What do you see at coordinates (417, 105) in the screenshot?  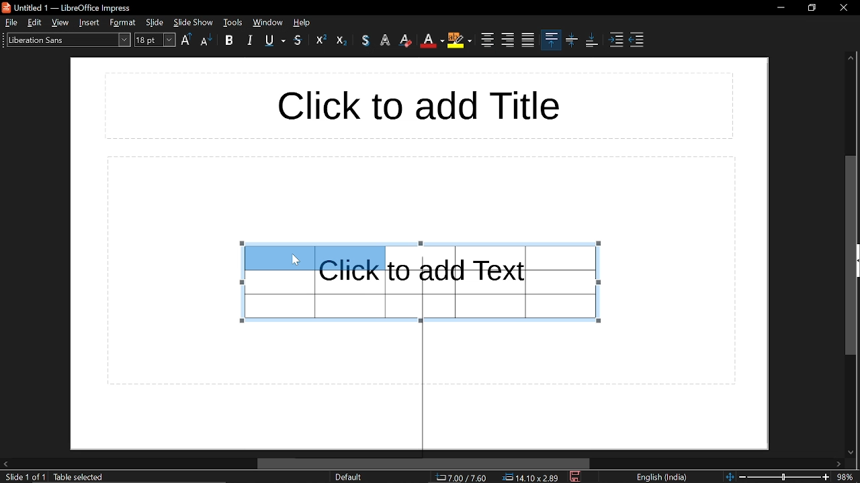 I see `title space` at bounding box center [417, 105].